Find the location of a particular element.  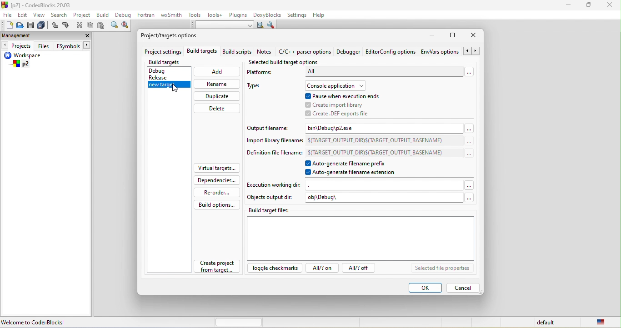

create import library is located at coordinates (336, 104).